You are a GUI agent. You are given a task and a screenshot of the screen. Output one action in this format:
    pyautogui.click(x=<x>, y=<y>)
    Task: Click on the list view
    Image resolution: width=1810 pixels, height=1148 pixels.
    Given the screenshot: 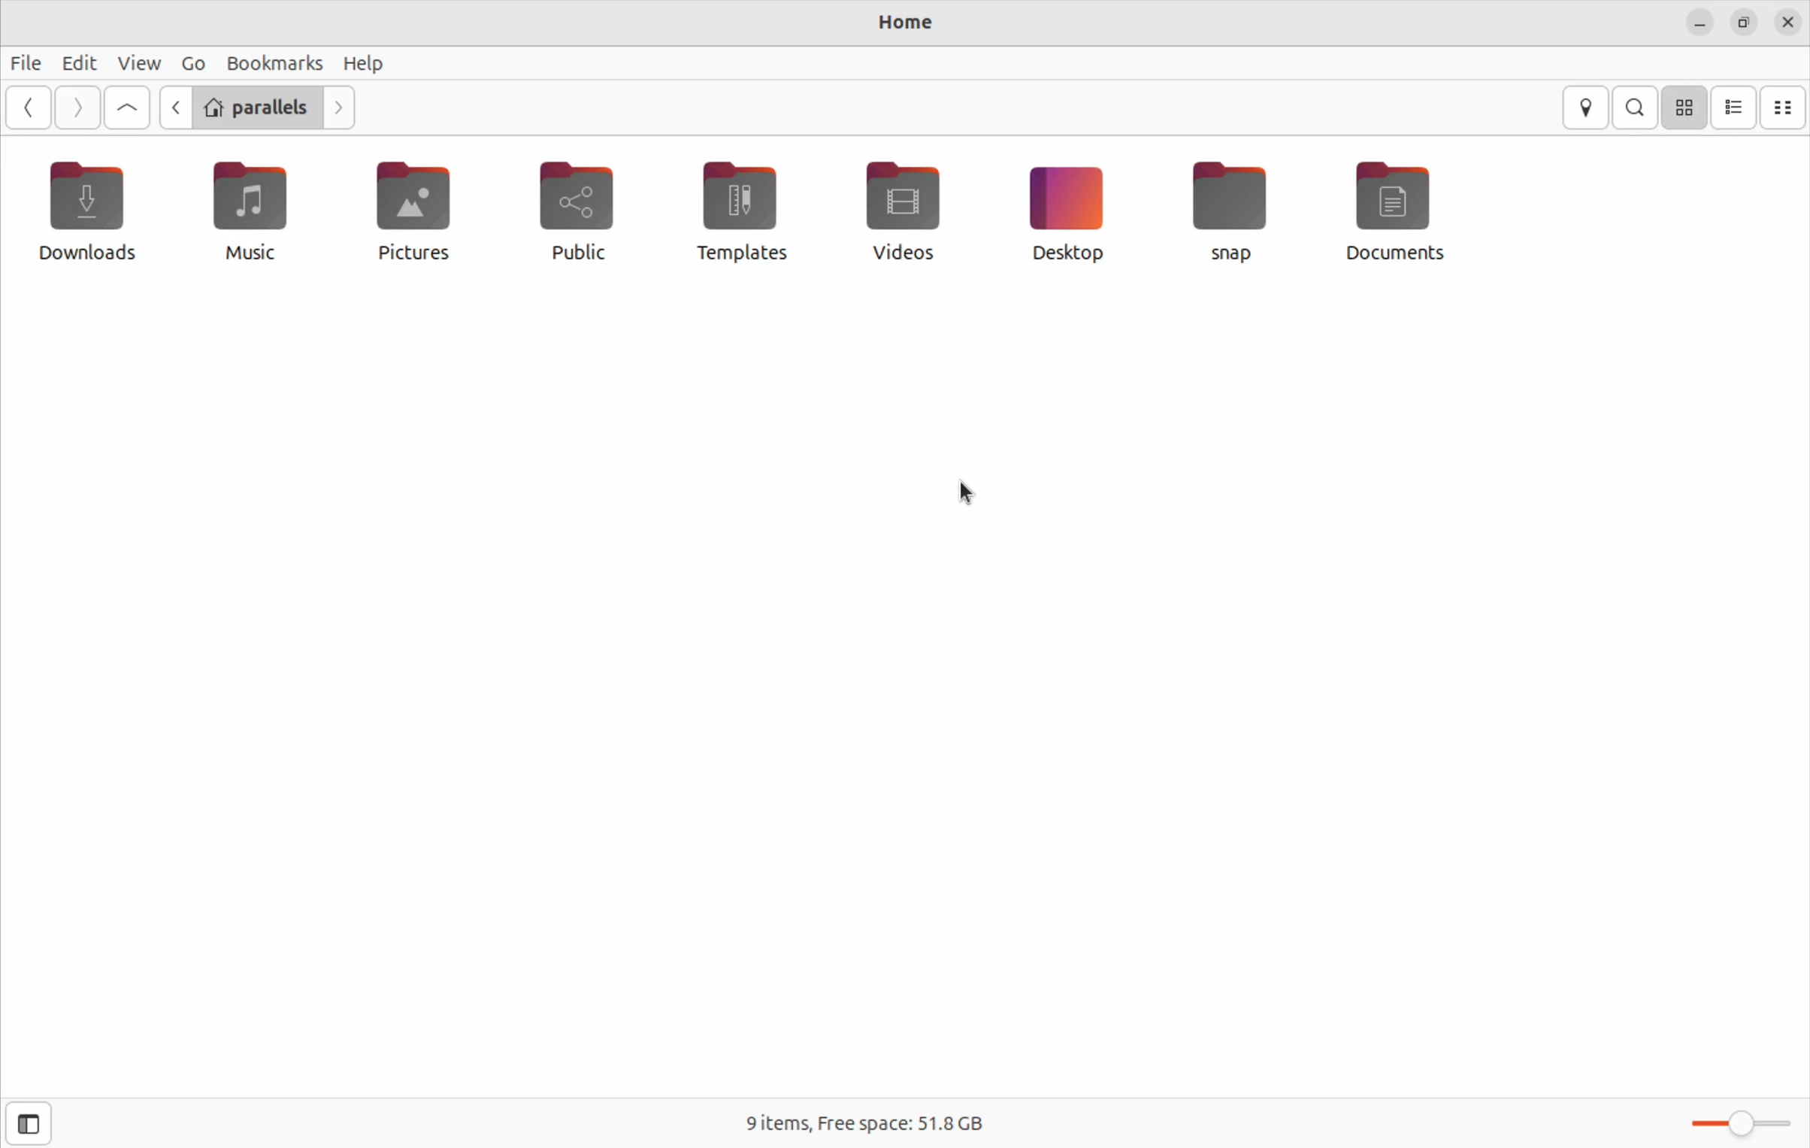 What is the action you would take?
    pyautogui.click(x=1736, y=108)
    